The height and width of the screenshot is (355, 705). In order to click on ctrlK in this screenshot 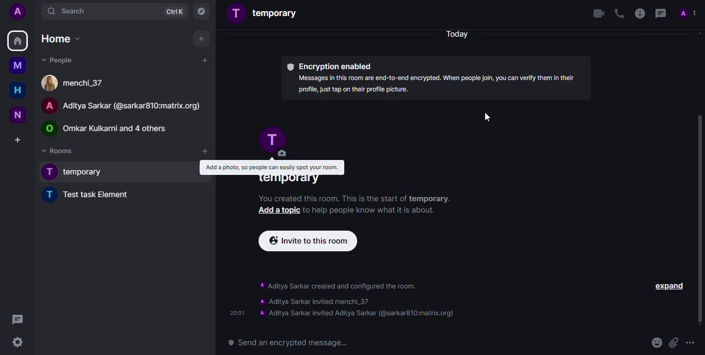, I will do `click(172, 10)`.